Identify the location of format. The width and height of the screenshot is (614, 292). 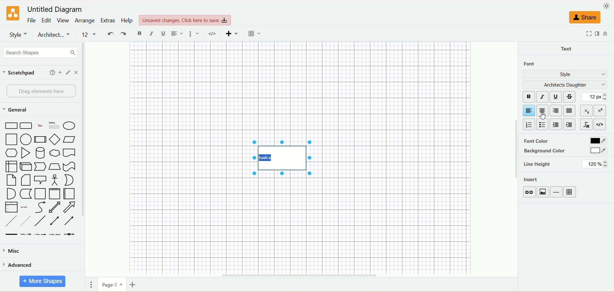
(596, 34).